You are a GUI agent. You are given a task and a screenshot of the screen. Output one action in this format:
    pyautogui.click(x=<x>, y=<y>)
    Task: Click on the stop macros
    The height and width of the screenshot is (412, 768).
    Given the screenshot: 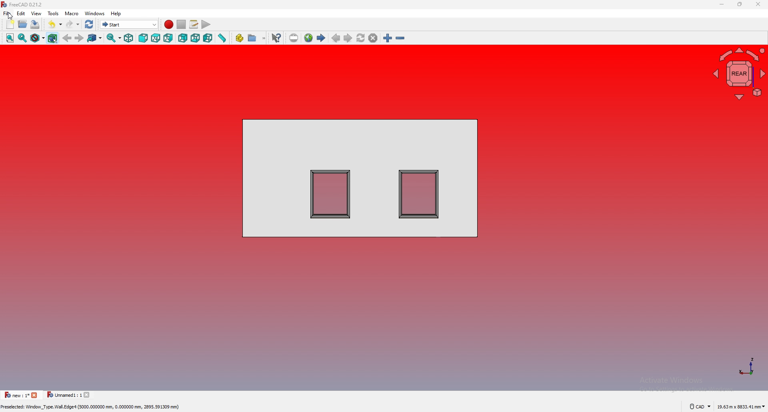 What is the action you would take?
    pyautogui.click(x=181, y=24)
    